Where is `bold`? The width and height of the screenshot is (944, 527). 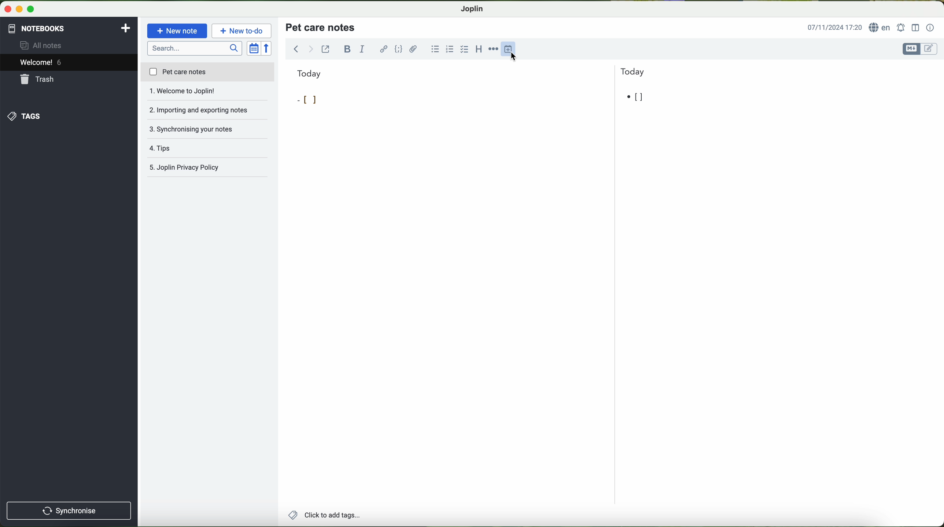 bold is located at coordinates (347, 49).